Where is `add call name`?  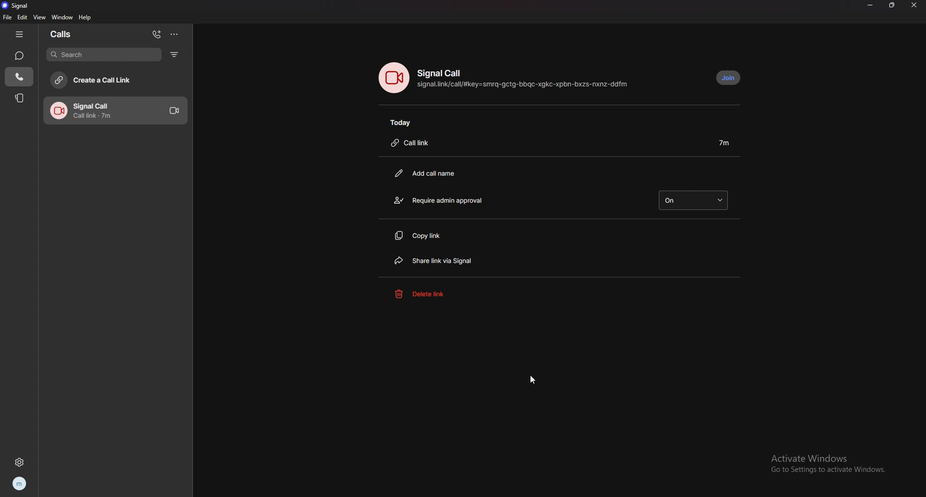 add call name is located at coordinates (432, 173).